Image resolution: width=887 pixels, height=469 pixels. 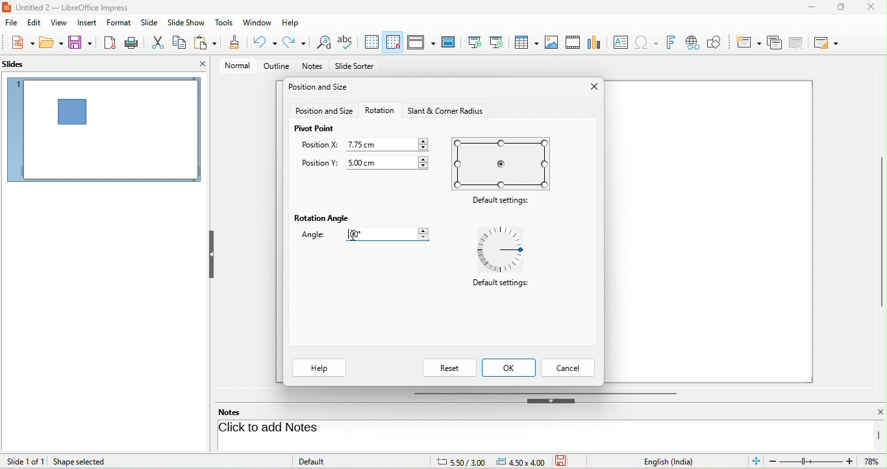 I want to click on position y, so click(x=319, y=164).